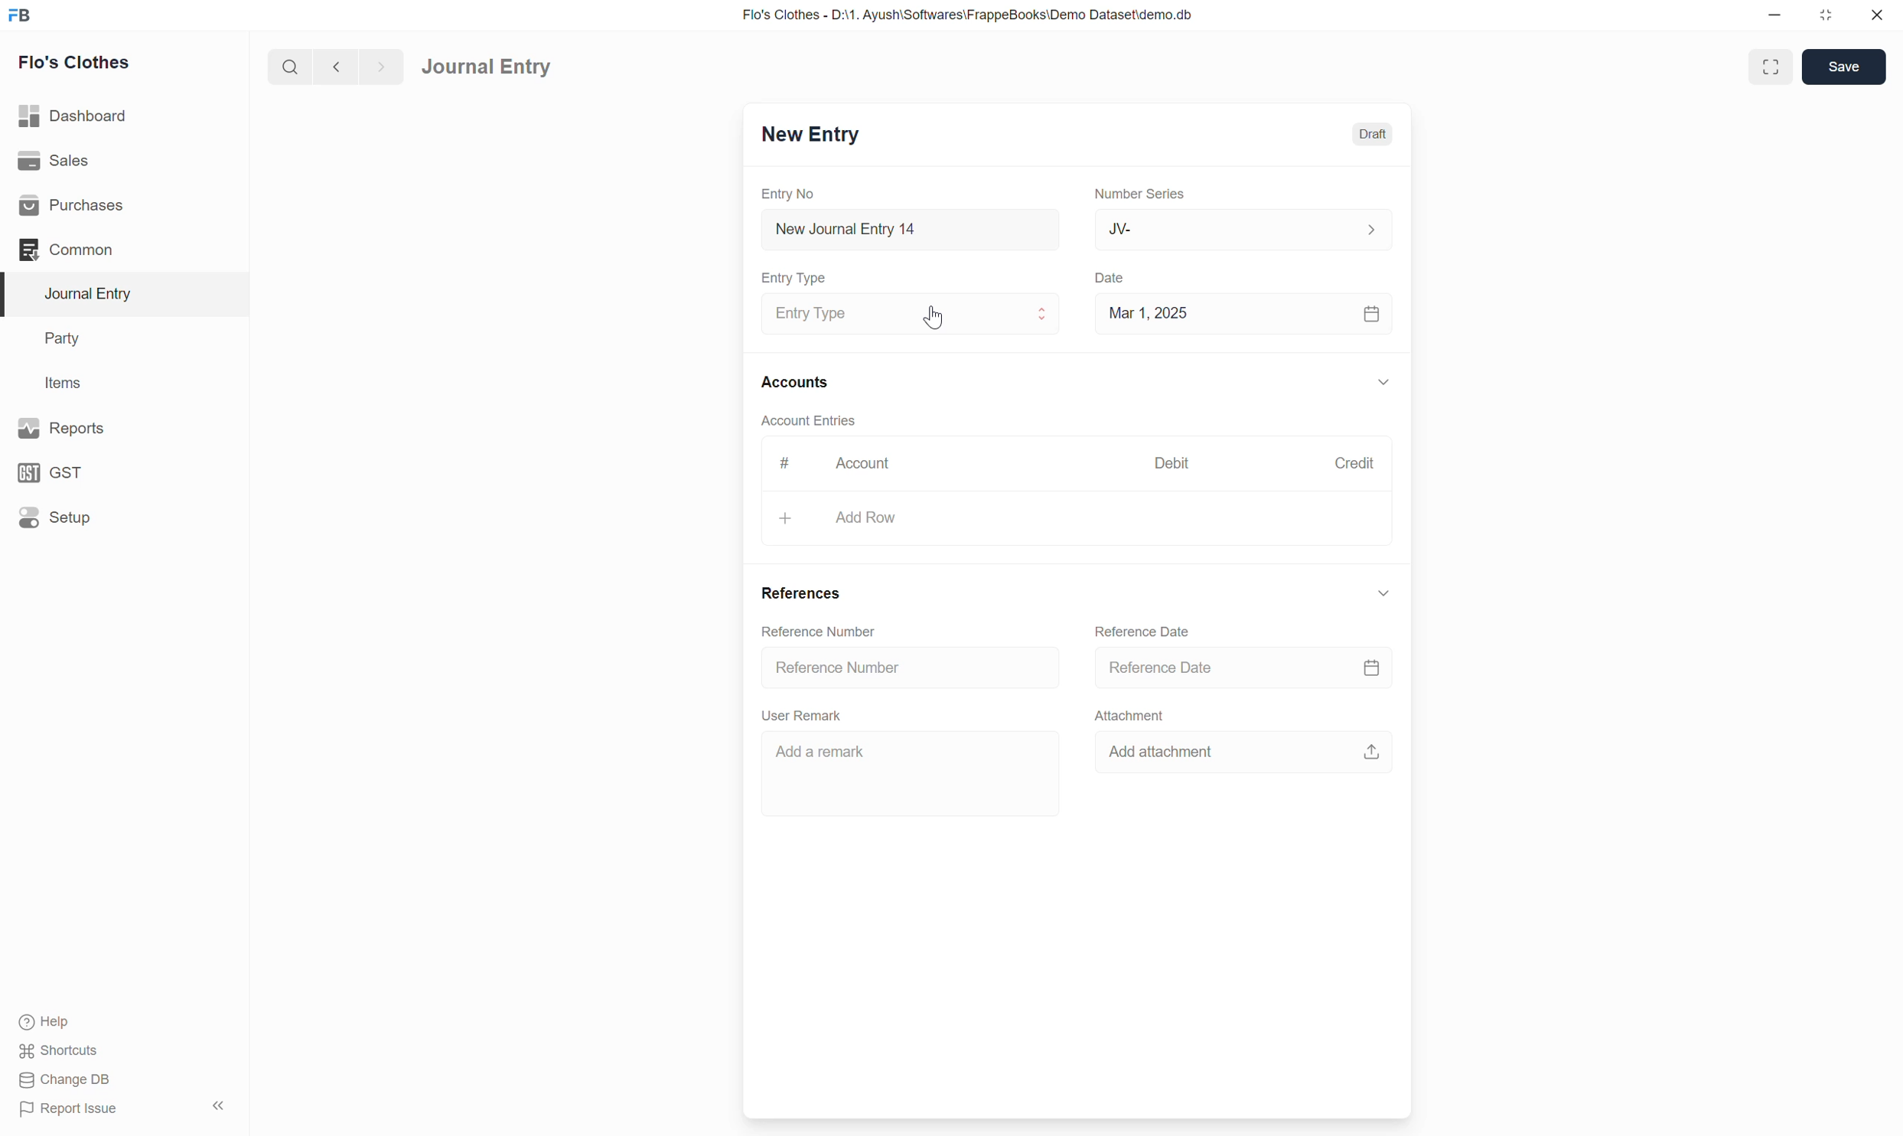  What do you see at coordinates (1775, 16) in the screenshot?
I see `minimize` at bounding box center [1775, 16].